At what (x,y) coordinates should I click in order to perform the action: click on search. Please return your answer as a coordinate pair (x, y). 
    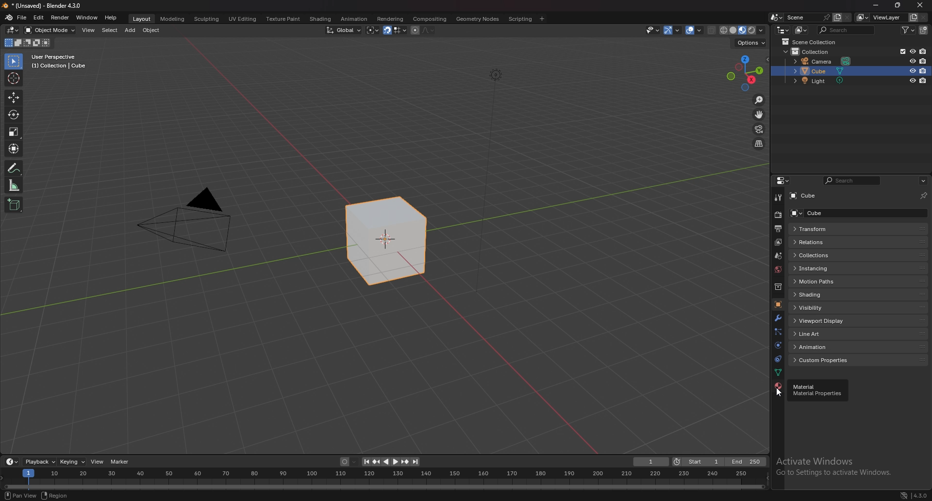
    Looking at the image, I should click on (854, 181).